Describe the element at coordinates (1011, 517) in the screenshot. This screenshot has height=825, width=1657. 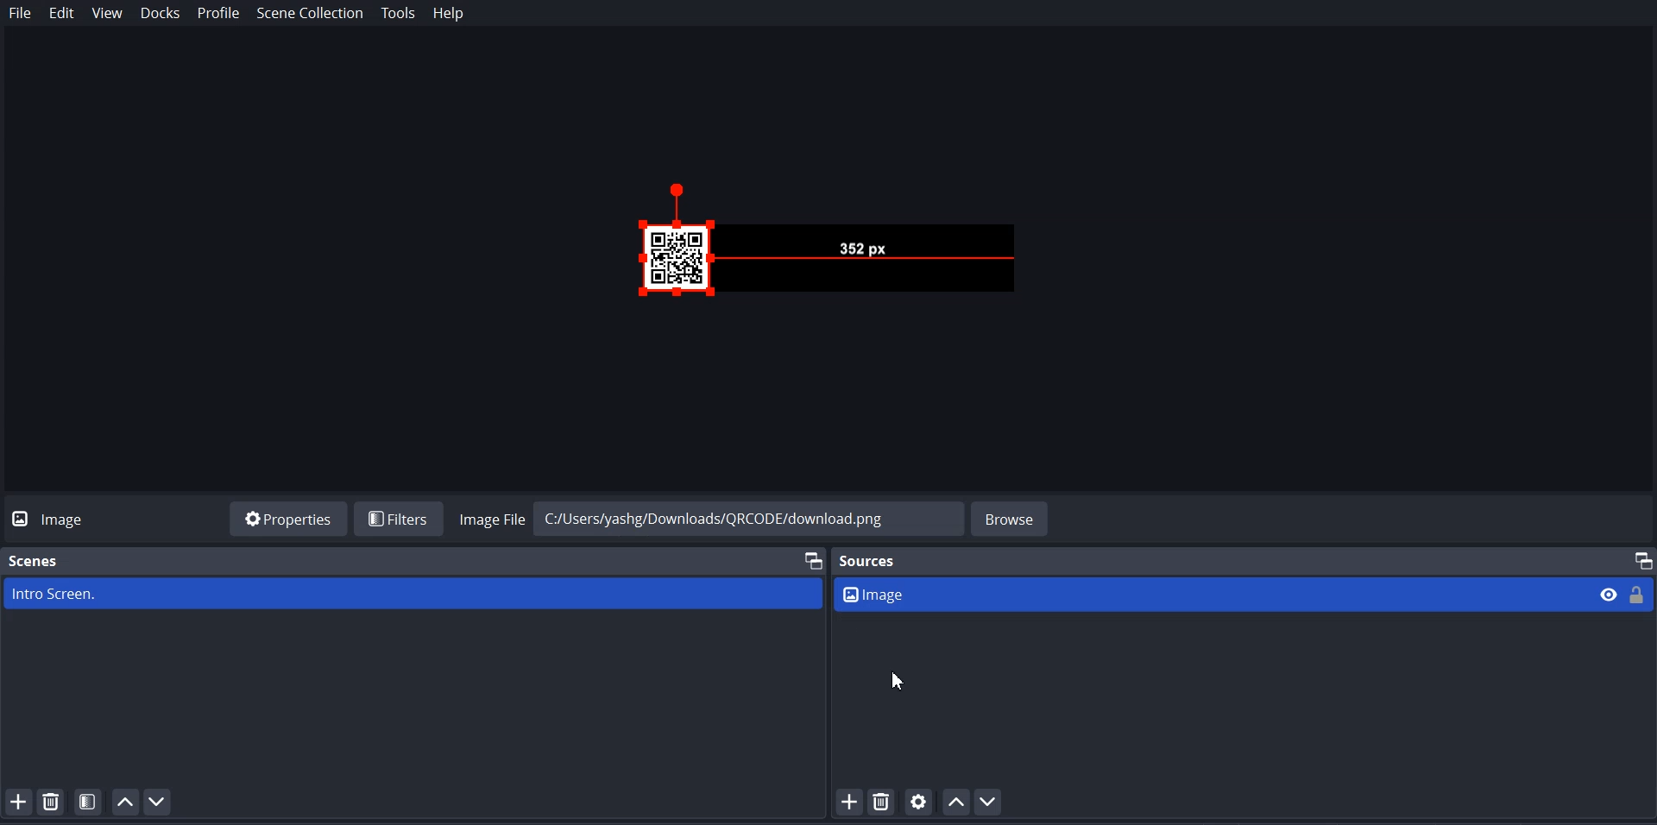
I see `Browse` at that location.